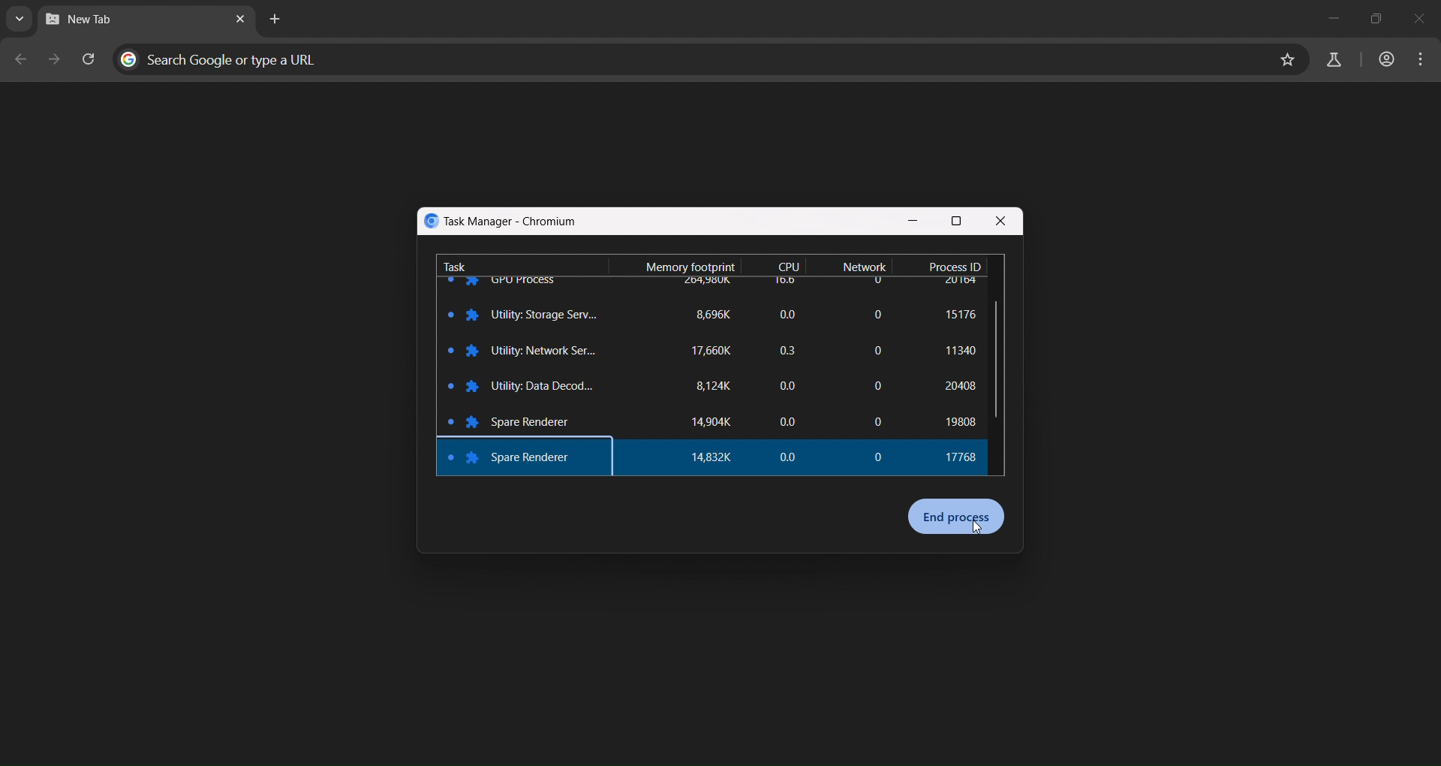 Image resolution: width=1441 pixels, height=766 pixels. What do you see at coordinates (537, 459) in the screenshot?
I see `Spare Renderer` at bounding box center [537, 459].